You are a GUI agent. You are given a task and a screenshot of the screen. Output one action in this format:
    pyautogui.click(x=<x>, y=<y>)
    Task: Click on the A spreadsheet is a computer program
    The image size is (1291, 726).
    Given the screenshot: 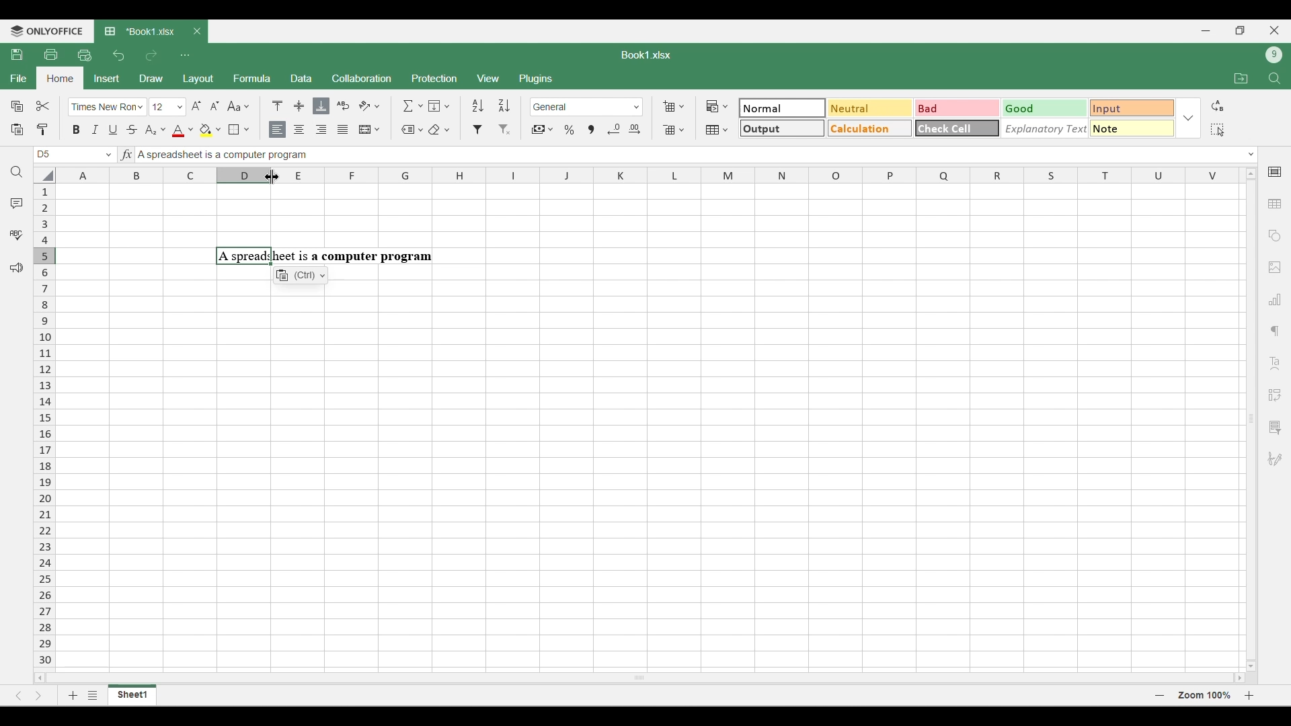 What is the action you would take?
    pyautogui.click(x=312, y=155)
    